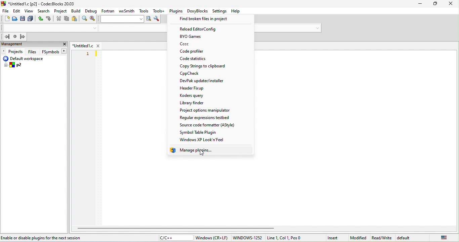 The width and height of the screenshot is (459, 242). I want to click on build, so click(76, 11).